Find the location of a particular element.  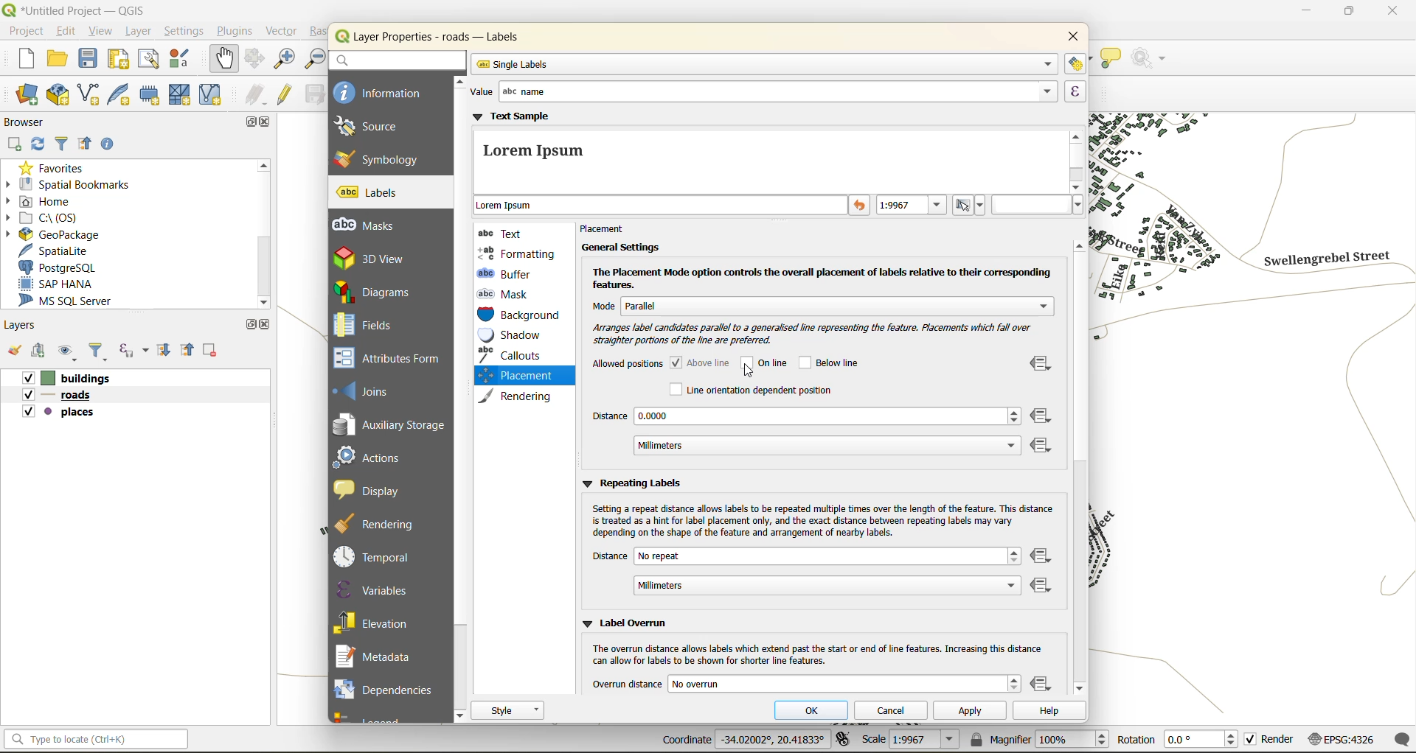

coordinates is located at coordinates (743, 740).